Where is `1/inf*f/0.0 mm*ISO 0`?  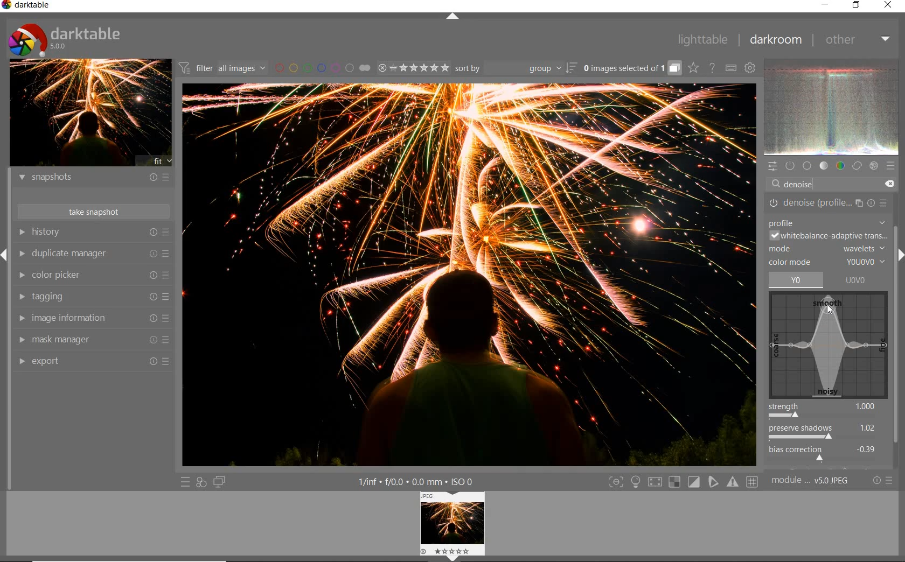 1/inf*f/0.0 mm*ISO 0 is located at coordinates (423, 482).